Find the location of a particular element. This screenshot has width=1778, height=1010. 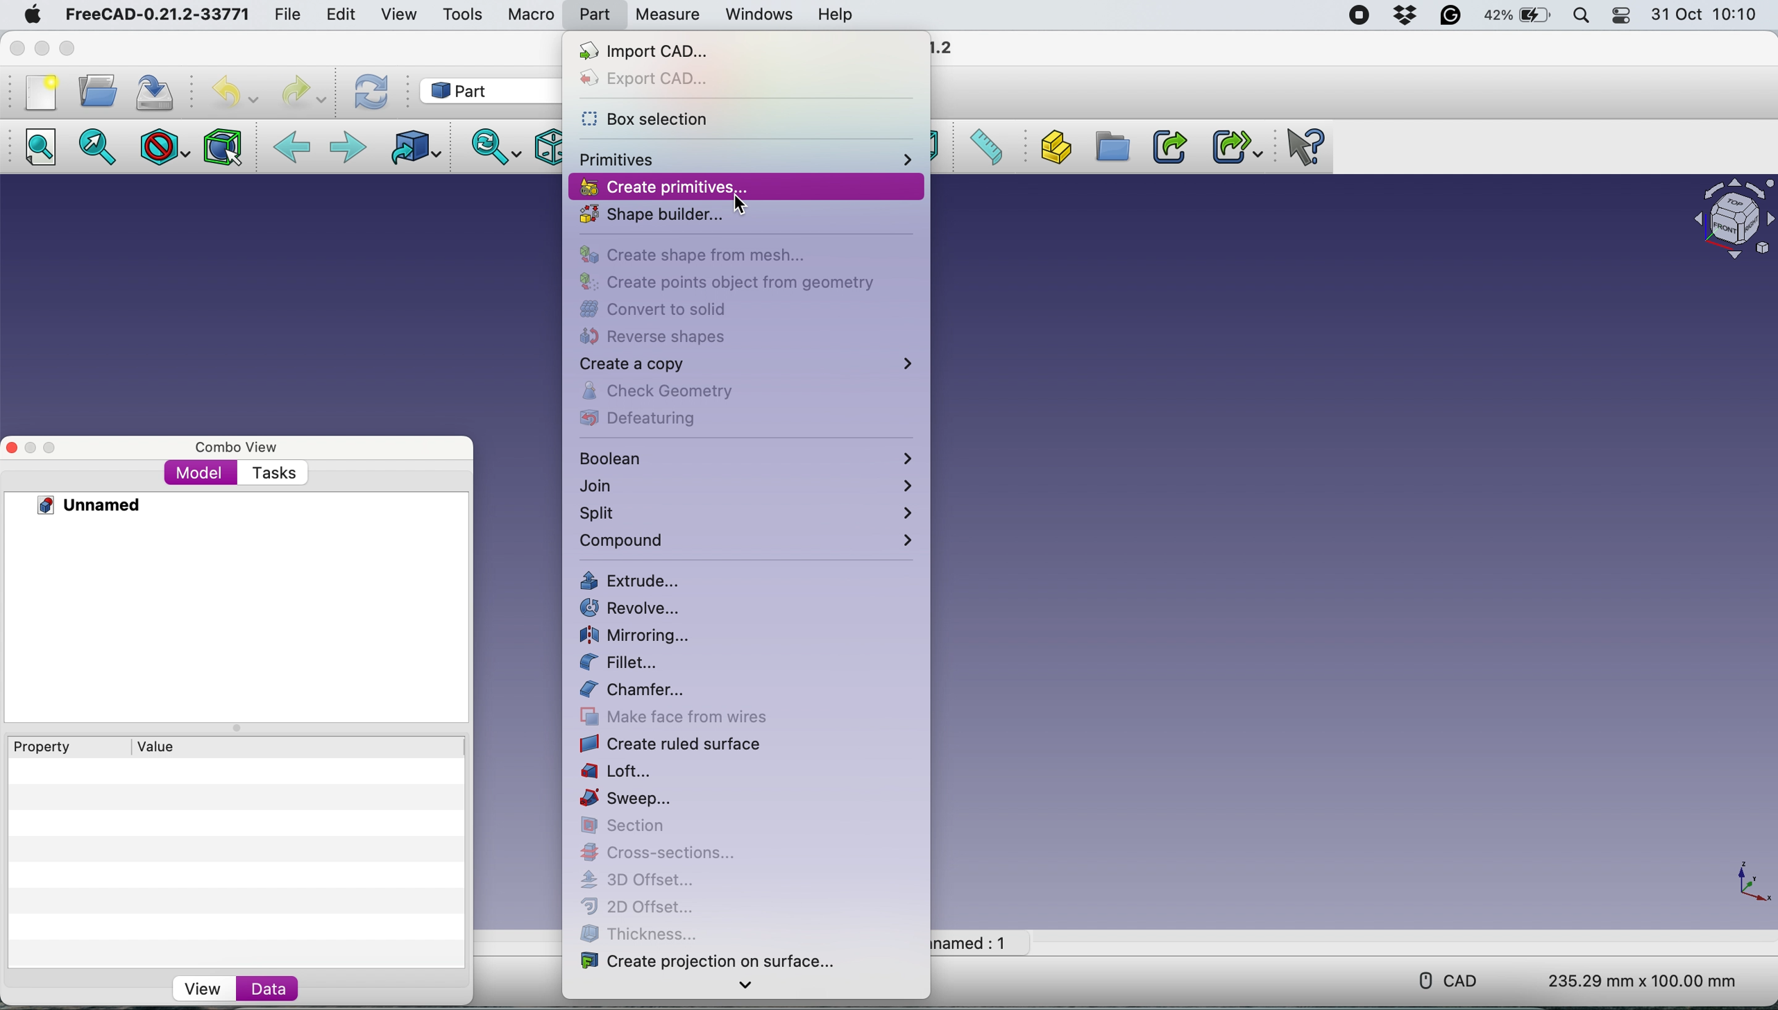

create projection on surface is located at coordinates (718, 958).